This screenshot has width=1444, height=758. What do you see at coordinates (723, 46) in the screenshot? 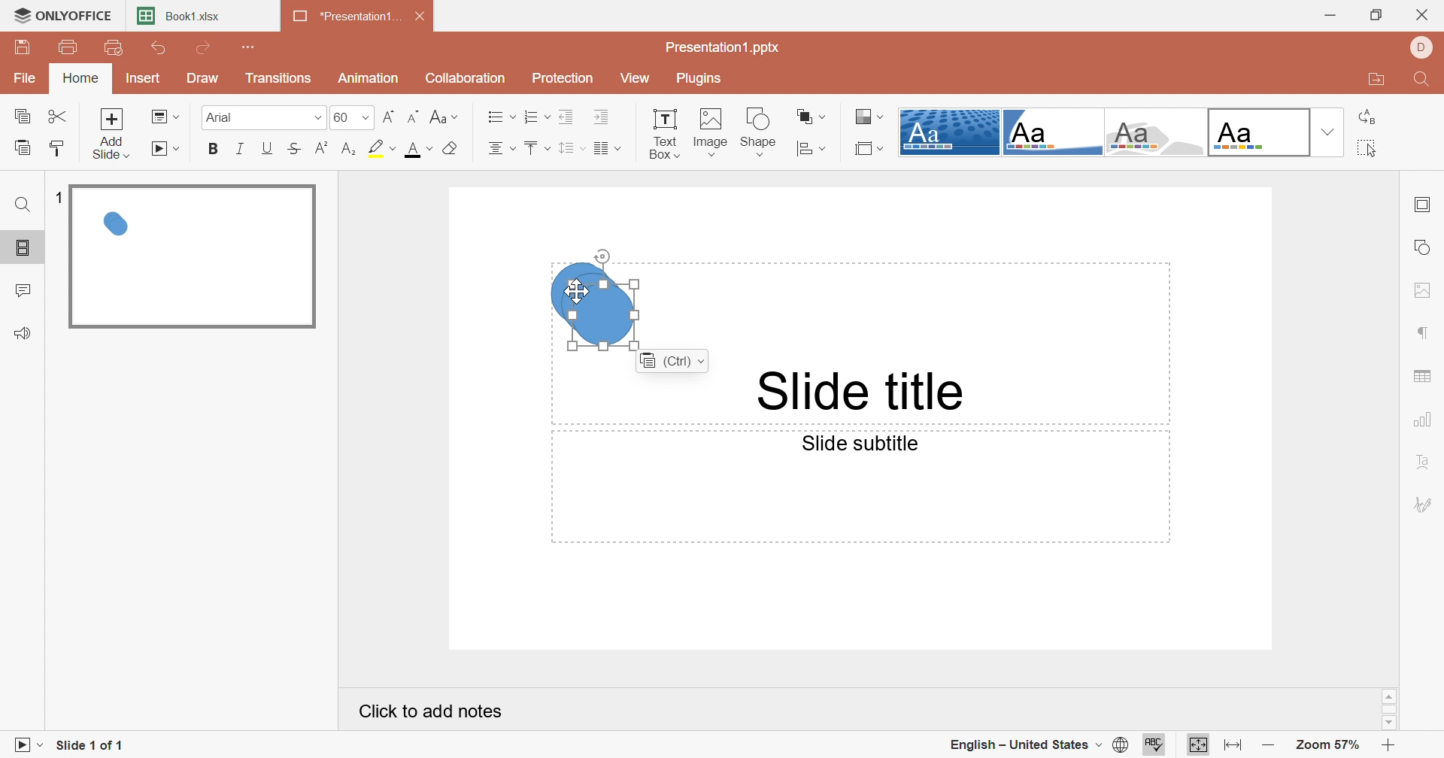
I see `Presentation.pptx` at bounding box center [723, 46].